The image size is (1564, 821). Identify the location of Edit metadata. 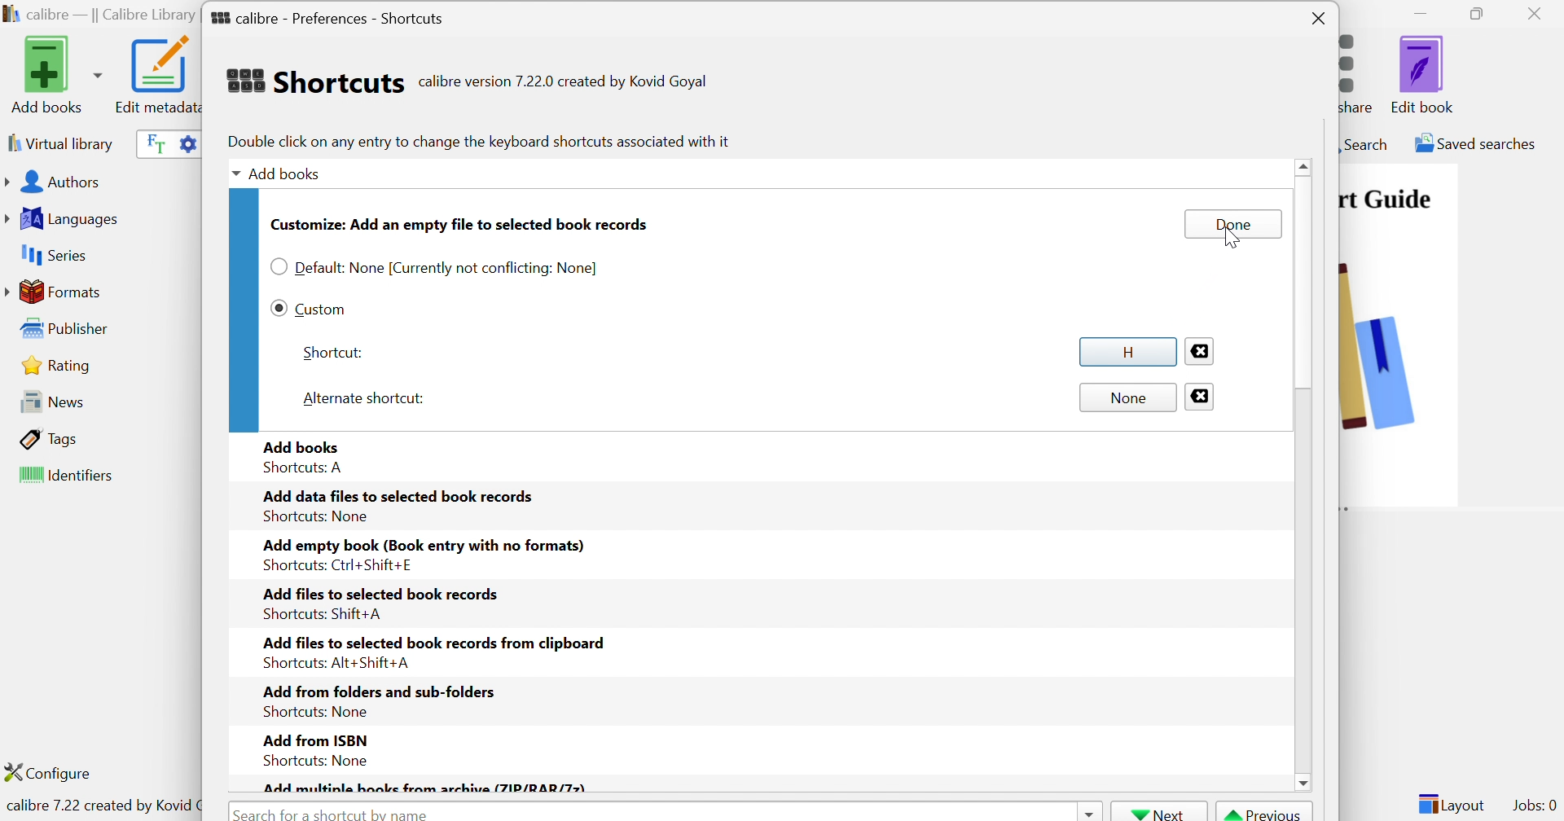
(156, 75).